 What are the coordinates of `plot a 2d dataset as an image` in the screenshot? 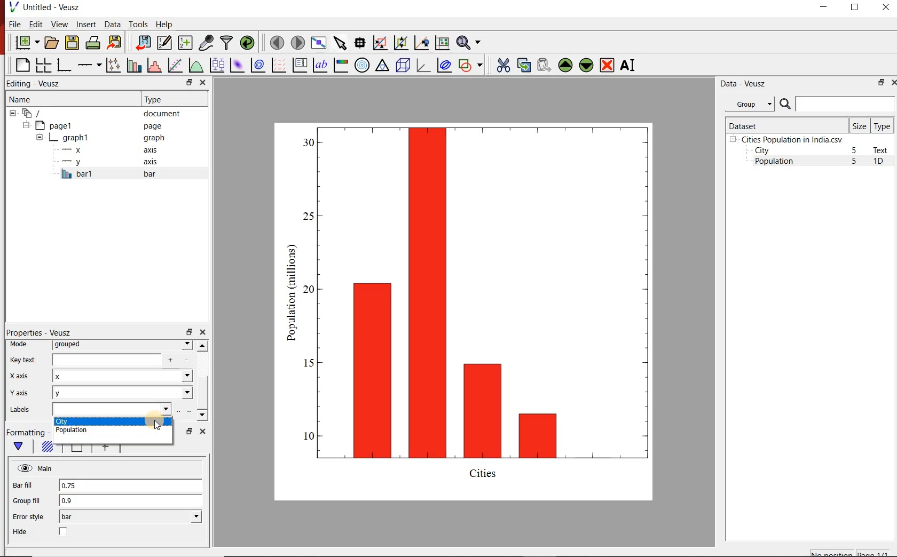 It's located at (236, 64).